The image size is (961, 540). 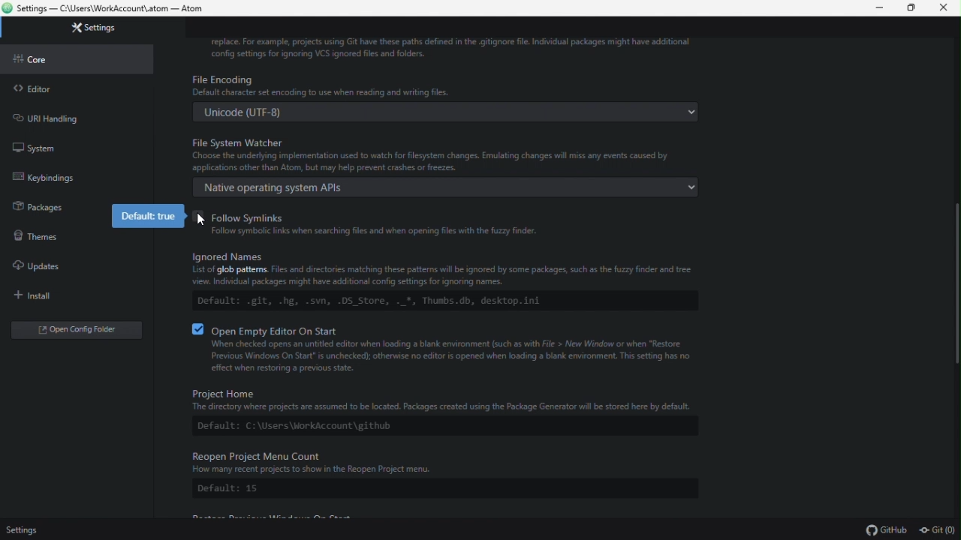 I want to click on install, so click(x=70, y=295).